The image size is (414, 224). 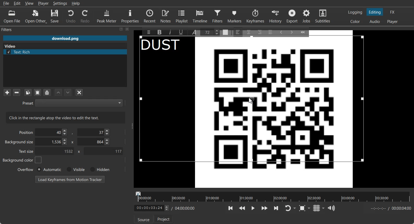 What do you see at coordinates (355, 12) in the screenshot?
I see `Switching to the logging layout` at bounding box center [355, 12].